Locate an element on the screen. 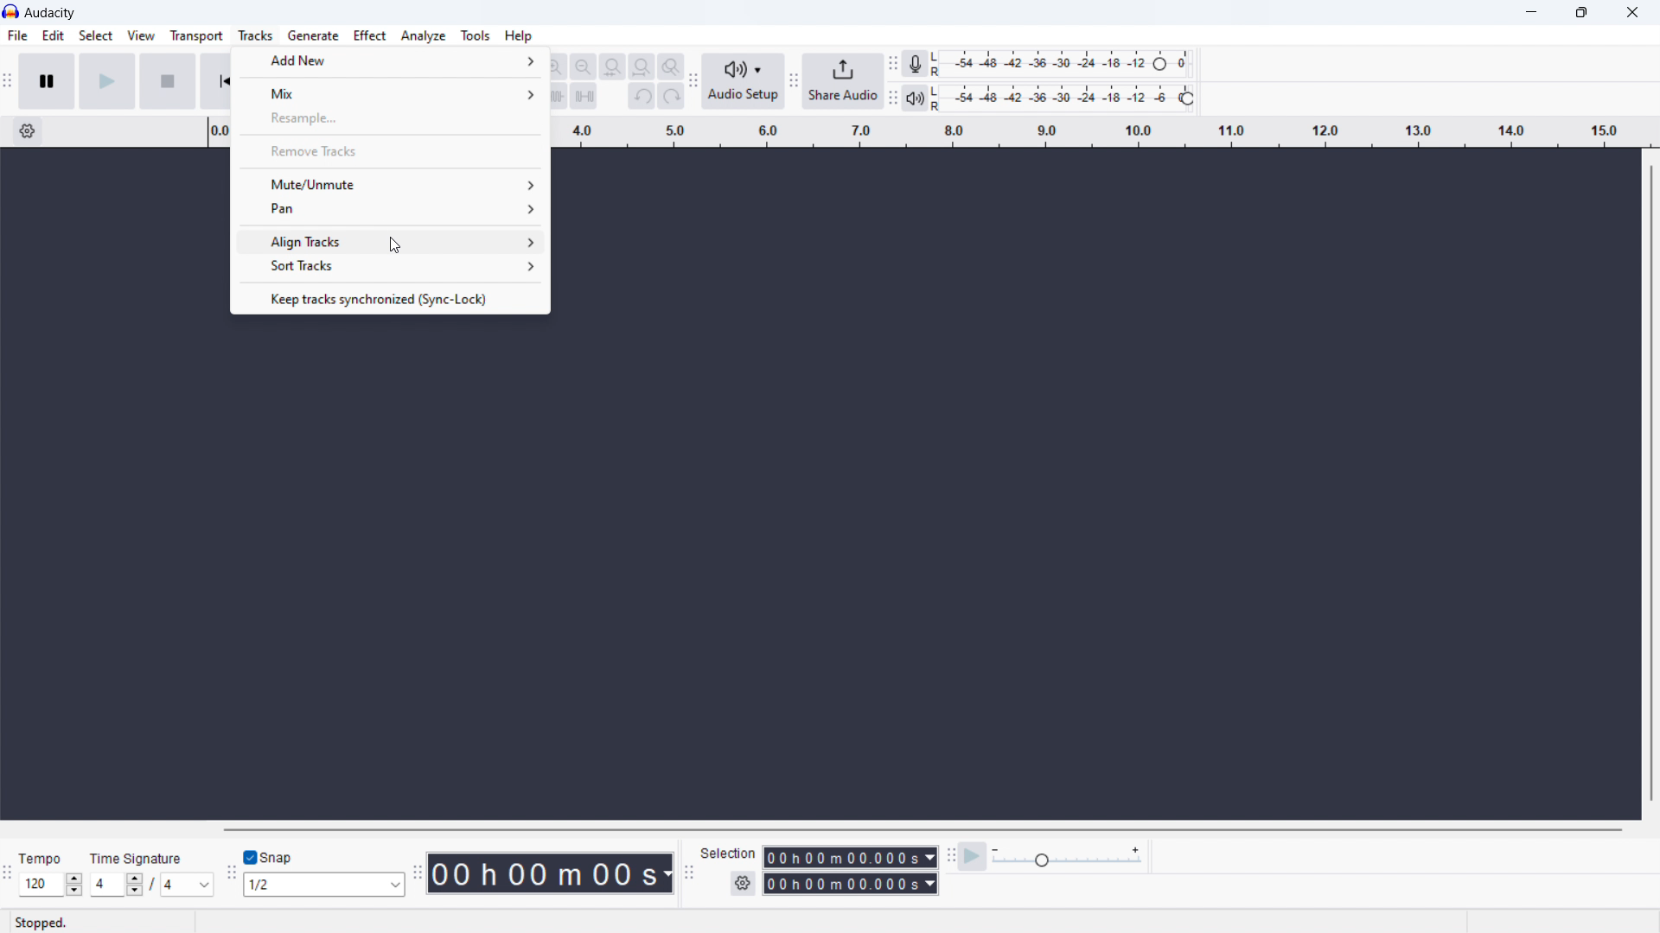  view is located at coordinates (140, 35).